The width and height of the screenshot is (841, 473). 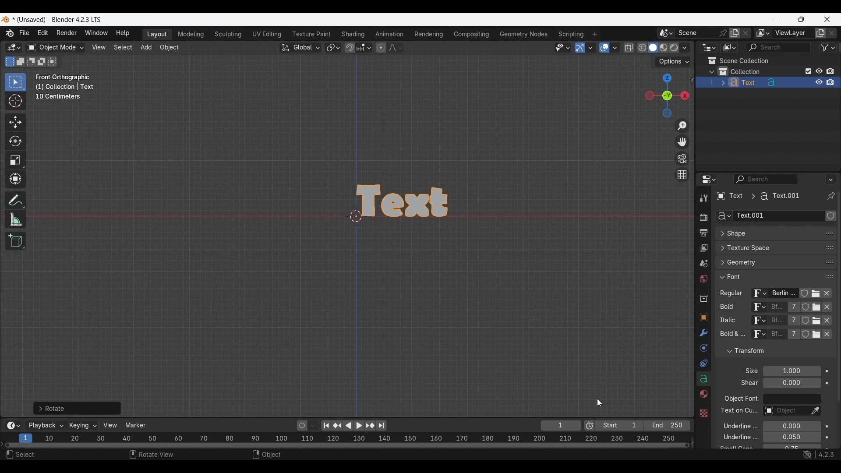 I want to click on Select, so click(x=43, y=455).